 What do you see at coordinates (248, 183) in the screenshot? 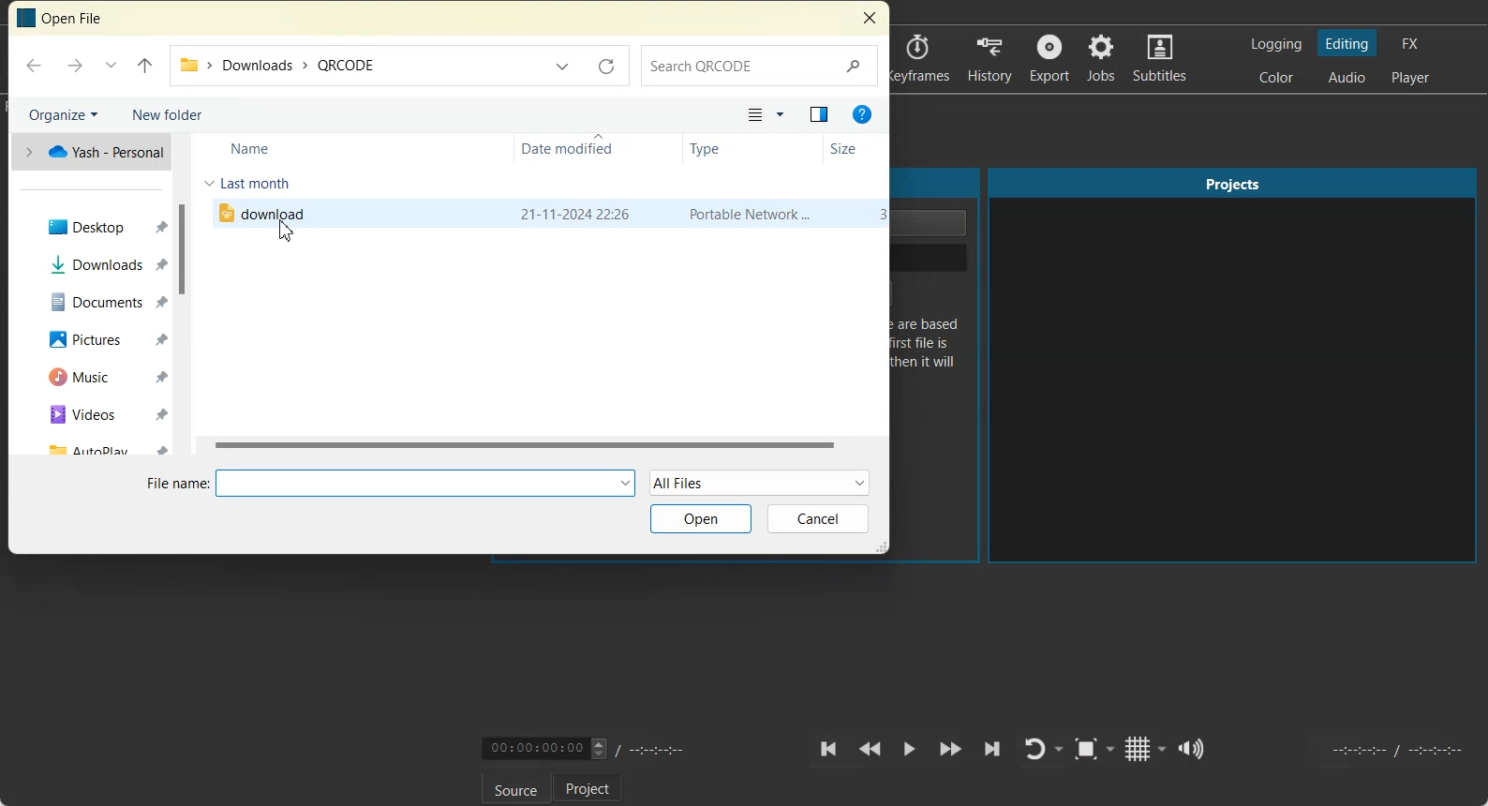
I see `Last month` at bounding box center [248, 183].